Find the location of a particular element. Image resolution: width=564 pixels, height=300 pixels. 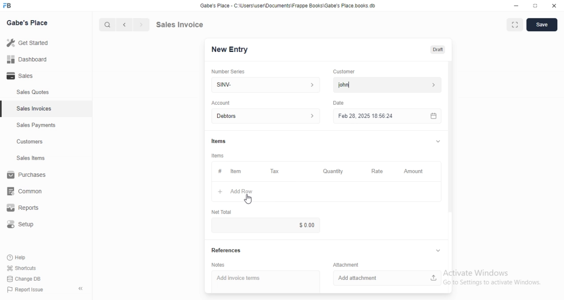

Rate is located at coordinates (376, 171).